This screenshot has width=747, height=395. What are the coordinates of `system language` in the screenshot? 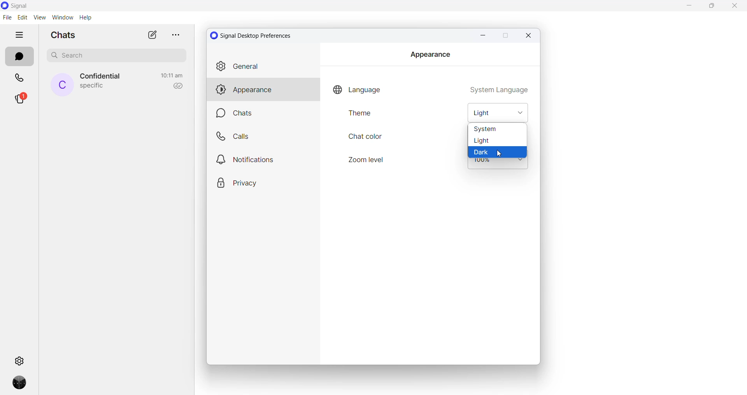 It's located at (499, 88).